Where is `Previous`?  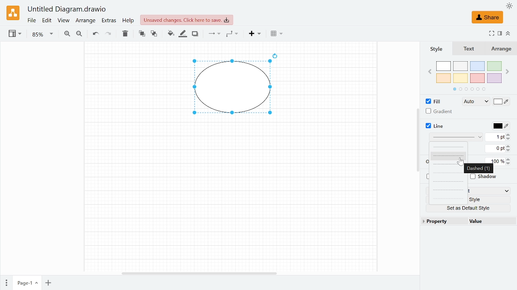
Previous is located at coordinates (430, 70).